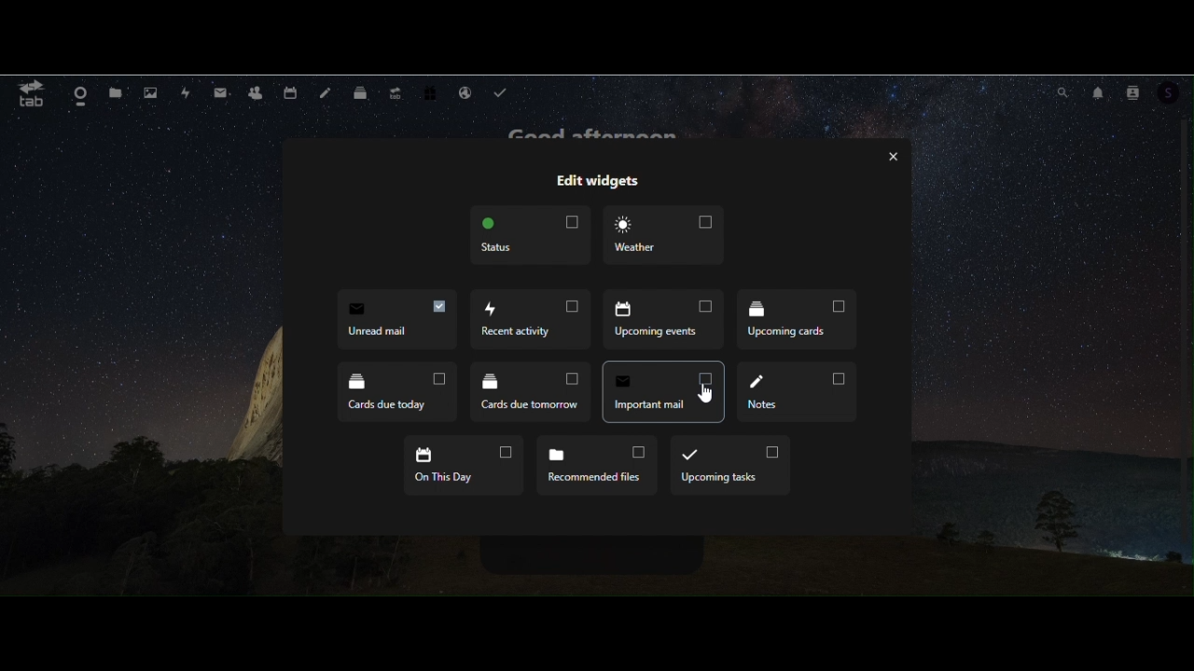 The image size is (1194, 671). What do you see at coordinates (189, 94) in the screenshot?
I see `activity` at bounding box center [189, 94].